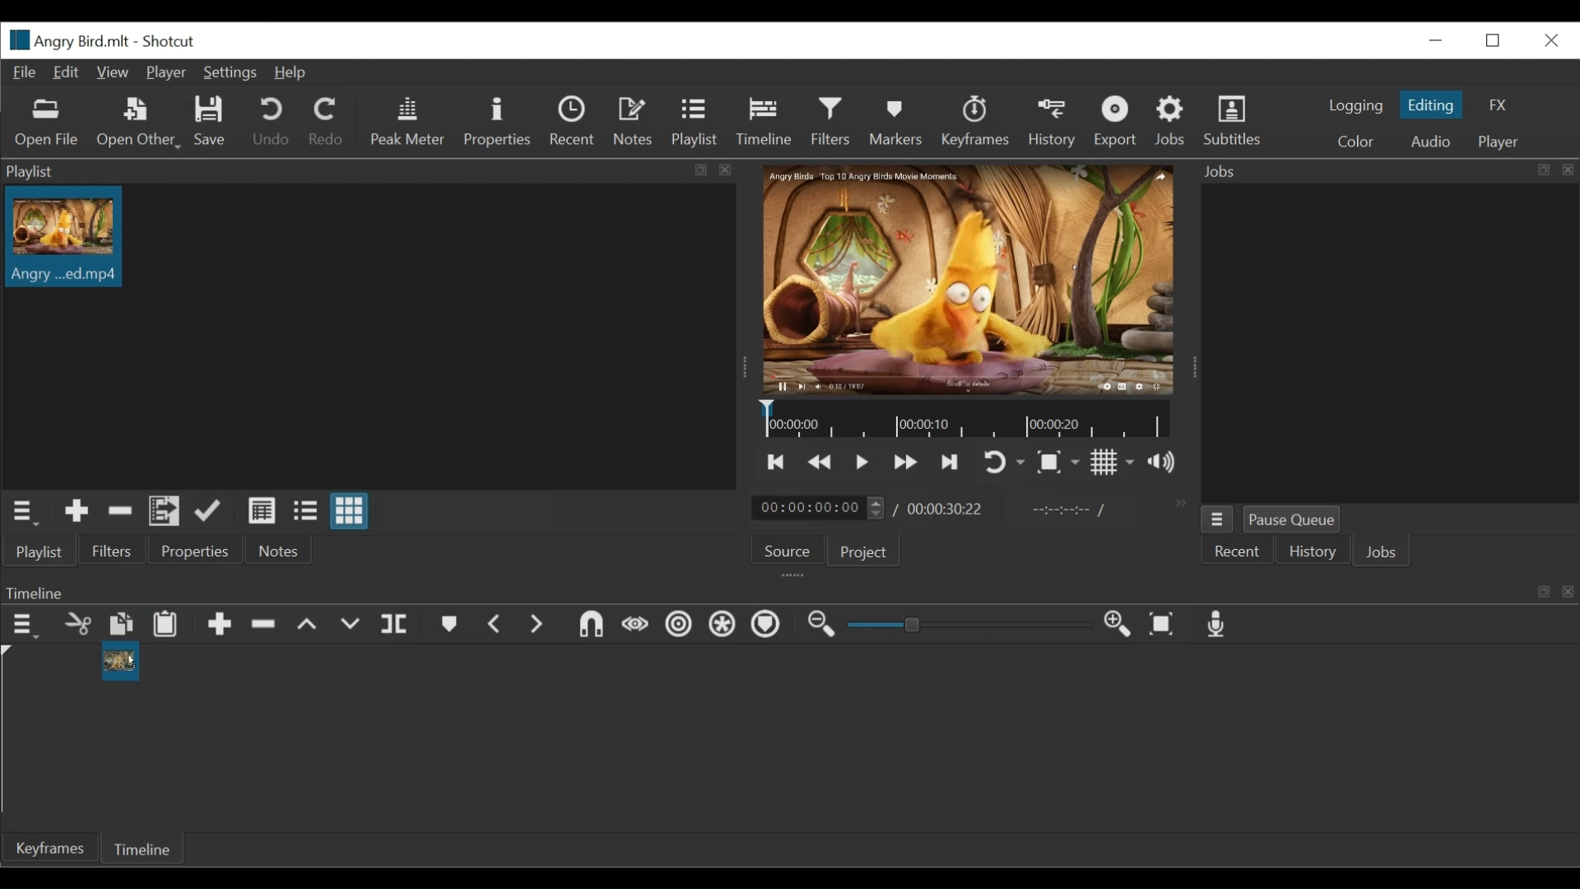 The image size is (1580, 889). What do you see at coordinates (820, 461) in the screenshot?
I see `Play quickly forward` at bounding box center [820, 461].